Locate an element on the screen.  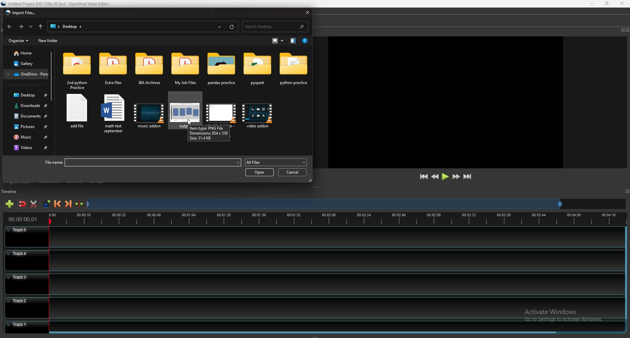
gallery is located at coordinates (26, 63).